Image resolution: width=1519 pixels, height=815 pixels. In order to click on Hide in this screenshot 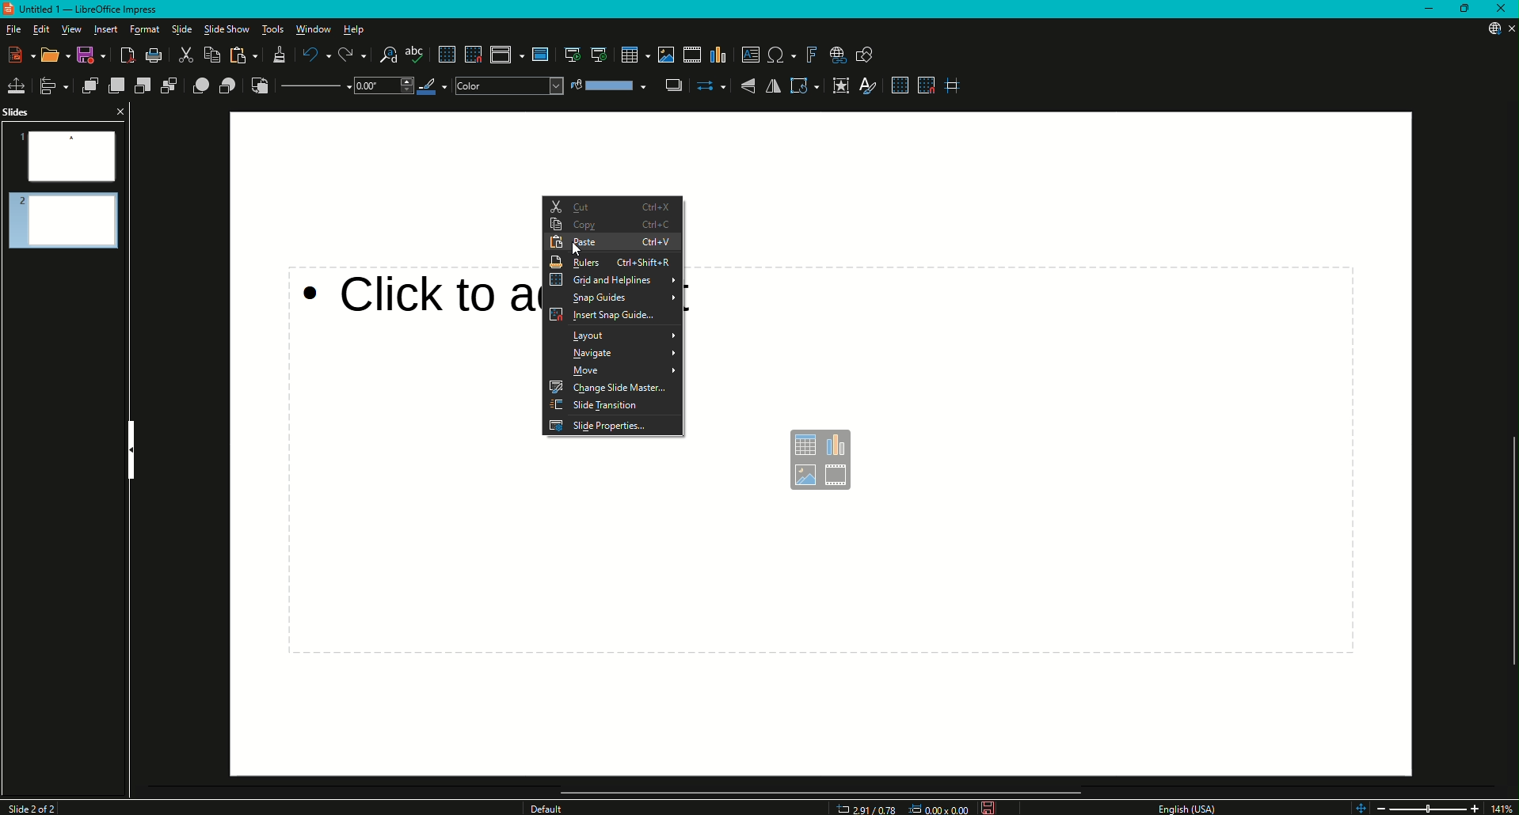, I will do `click(133, 444)`.